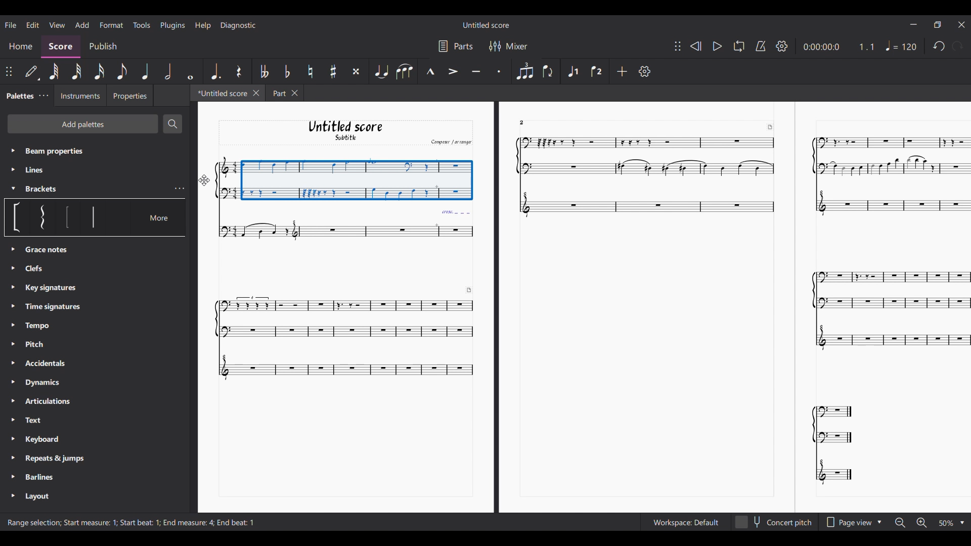  I want to click on Add, so click(622, 71).